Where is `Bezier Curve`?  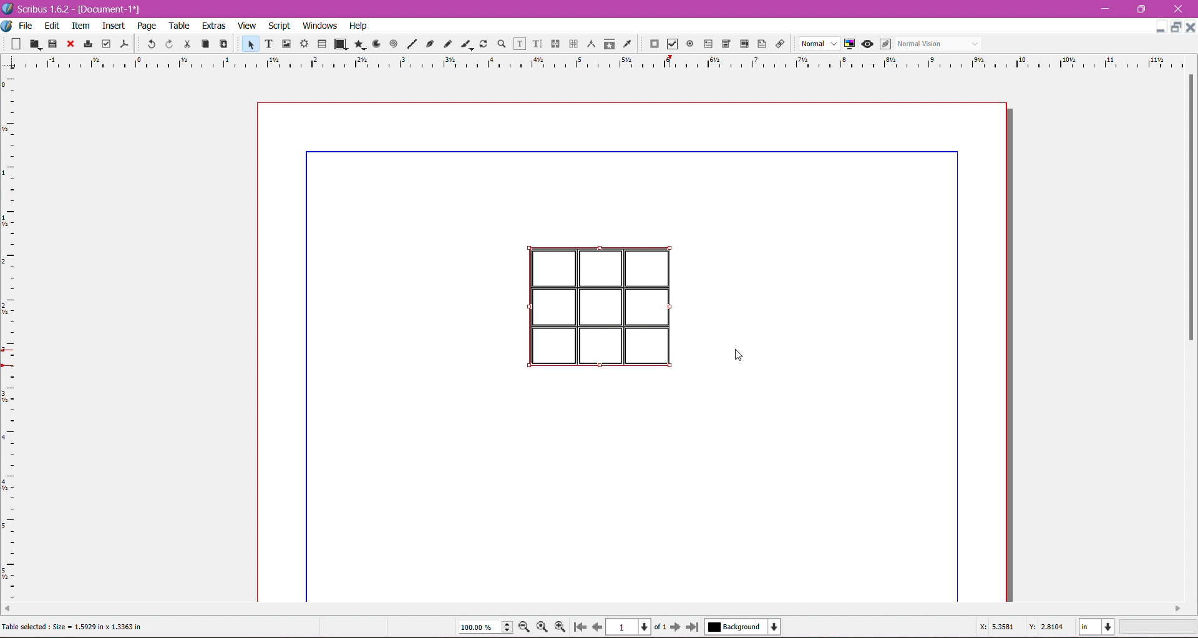
Bezier Curve is located at coordinates (429, 43).